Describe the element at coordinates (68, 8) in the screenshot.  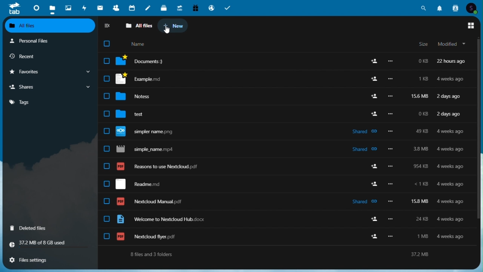
I see `Photos` at that location.